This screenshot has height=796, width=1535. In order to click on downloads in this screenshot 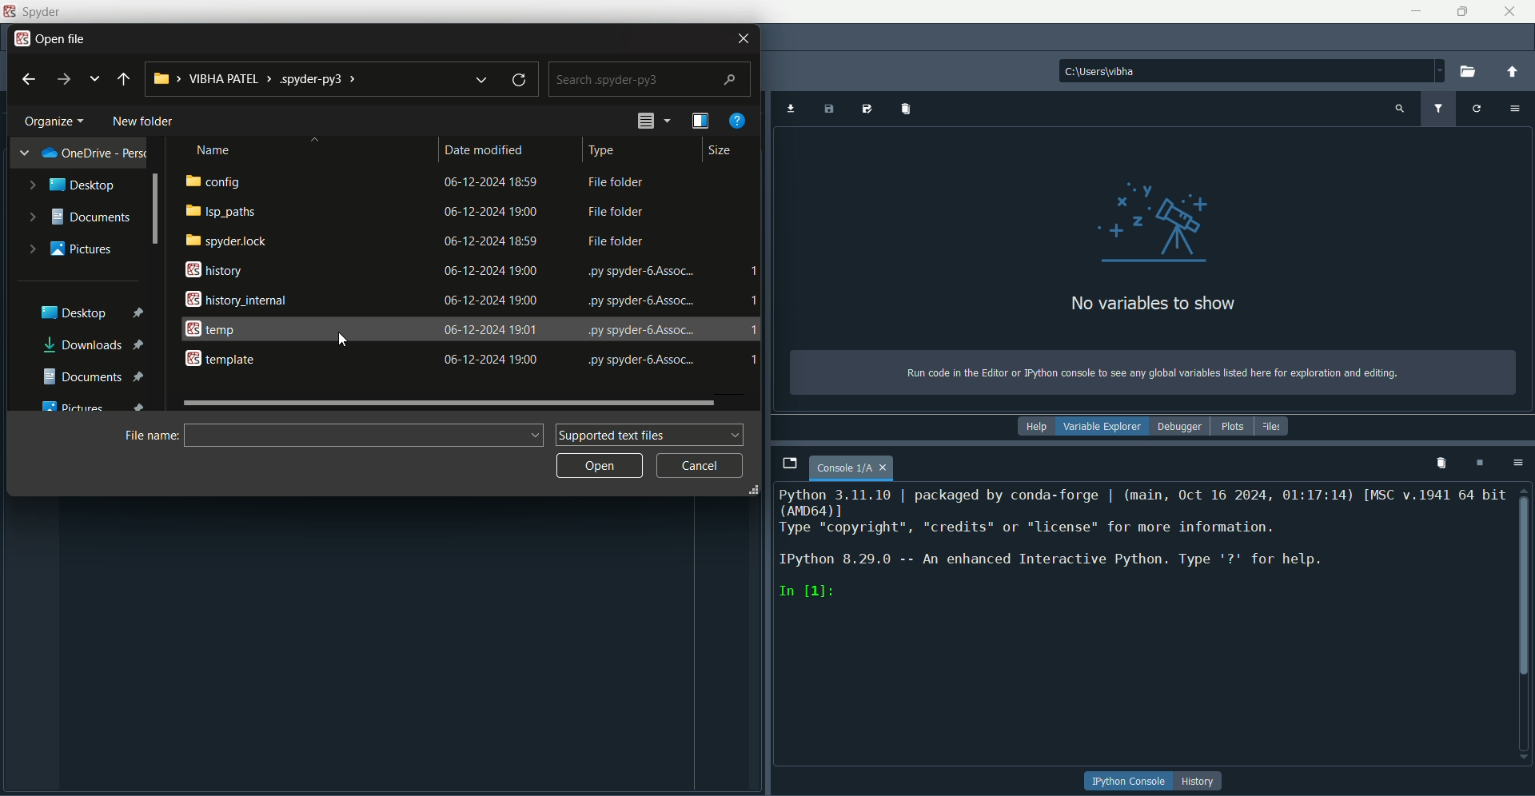, I will do `click(98, 346)`.